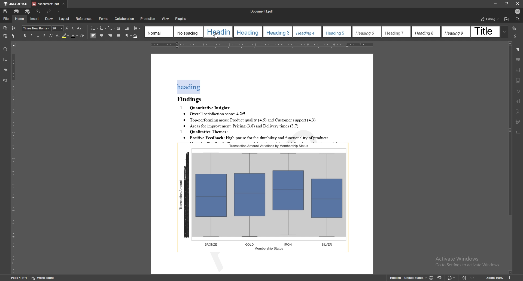 This screenshot has height=281, width=523. I want to click on eraser, so click(83, 36).